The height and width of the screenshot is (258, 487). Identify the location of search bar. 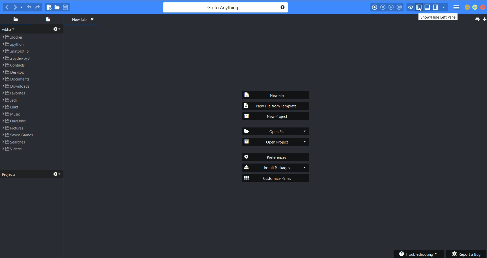
(226, 7).